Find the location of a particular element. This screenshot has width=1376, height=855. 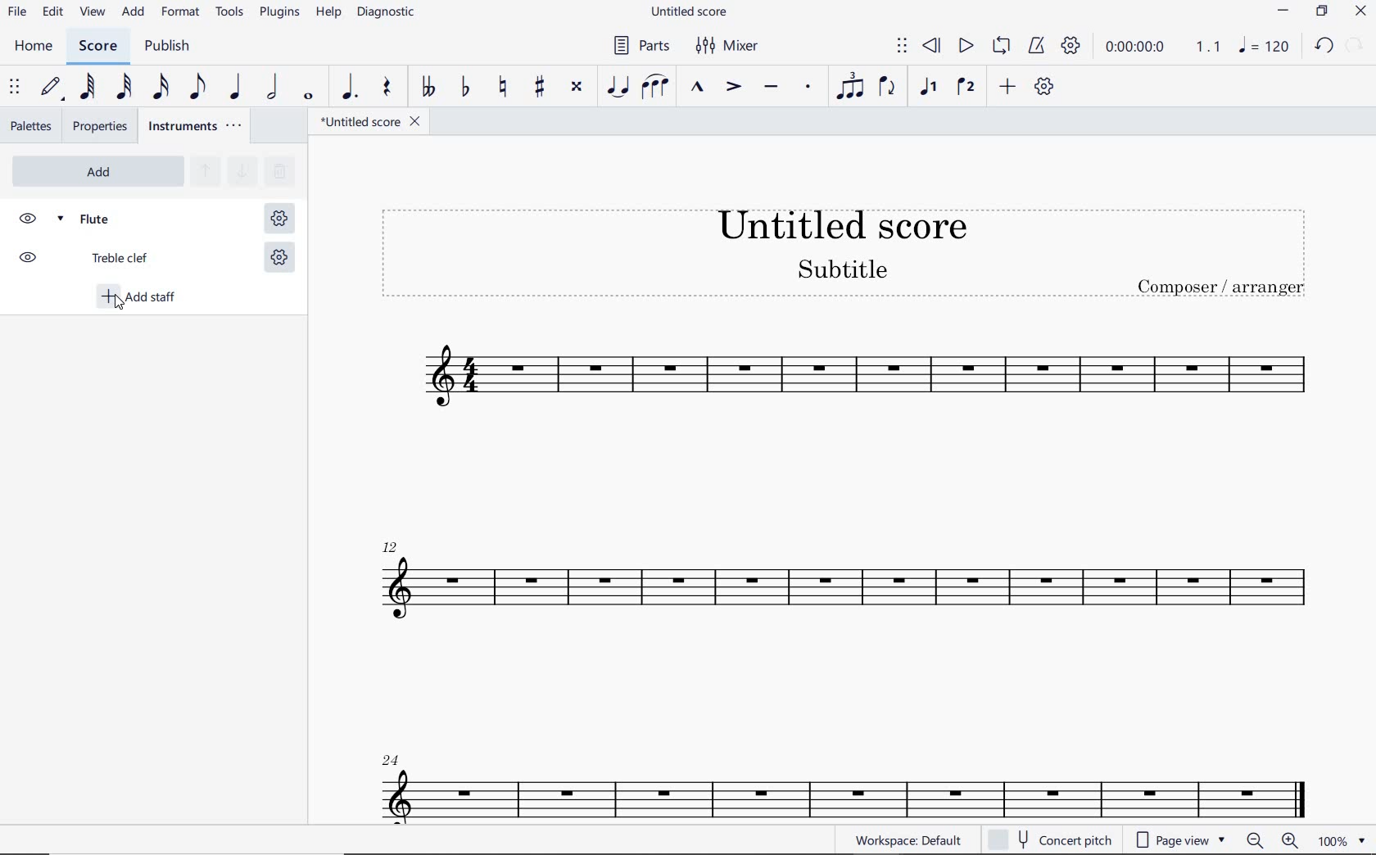

FORMAT is located at coordinates (181, 12).